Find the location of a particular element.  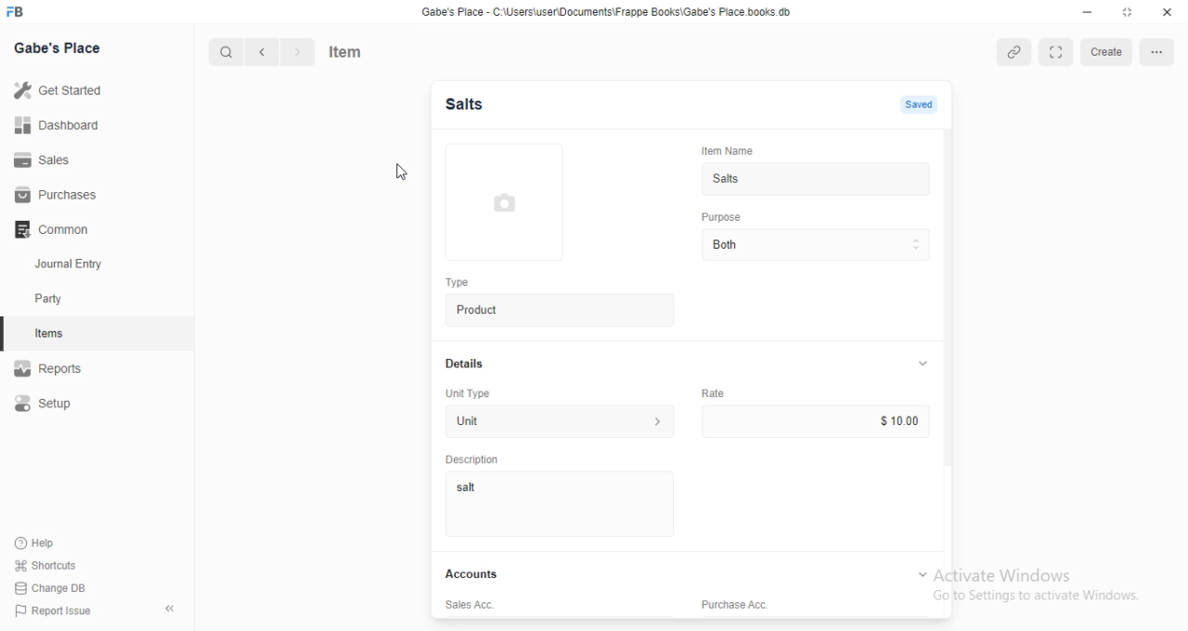

$ 10.00 is located at coordinates (904, 421).